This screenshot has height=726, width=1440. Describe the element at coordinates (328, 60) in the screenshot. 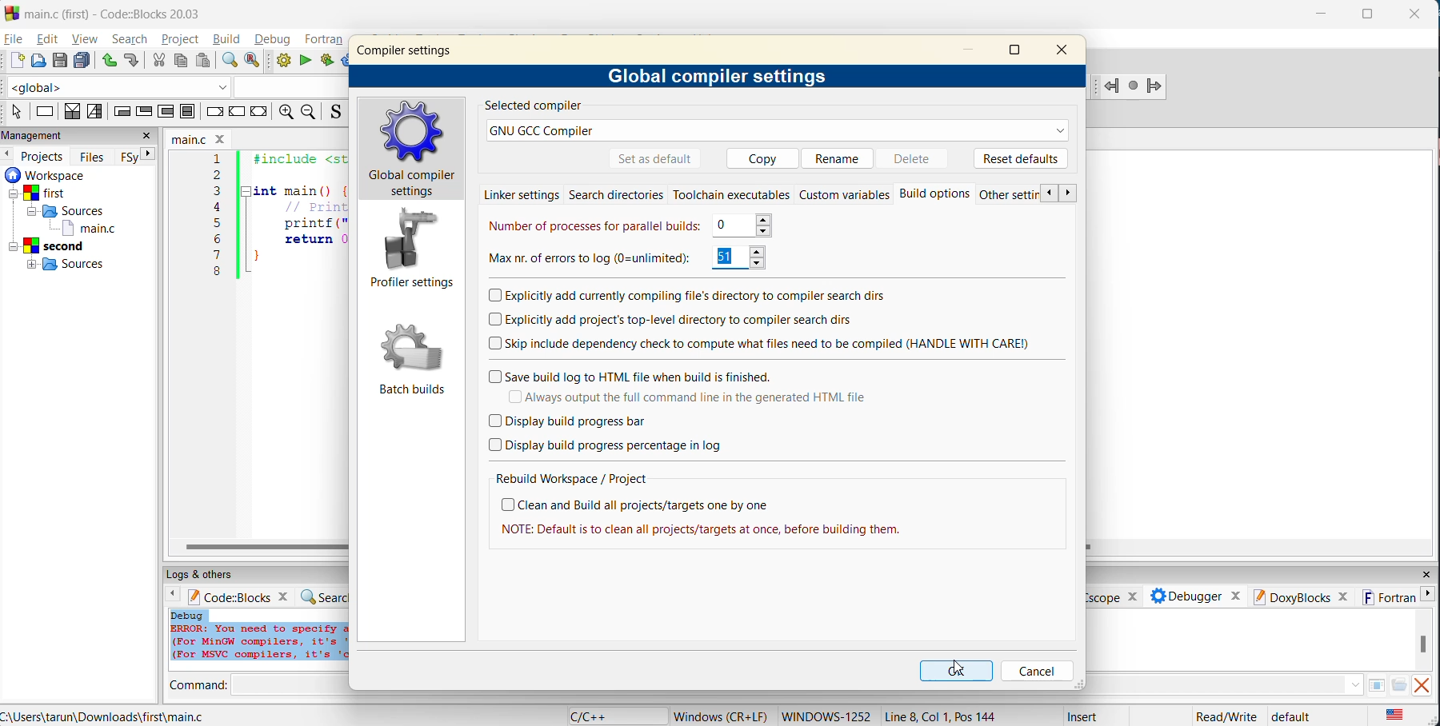

I see `build and run` at that location.